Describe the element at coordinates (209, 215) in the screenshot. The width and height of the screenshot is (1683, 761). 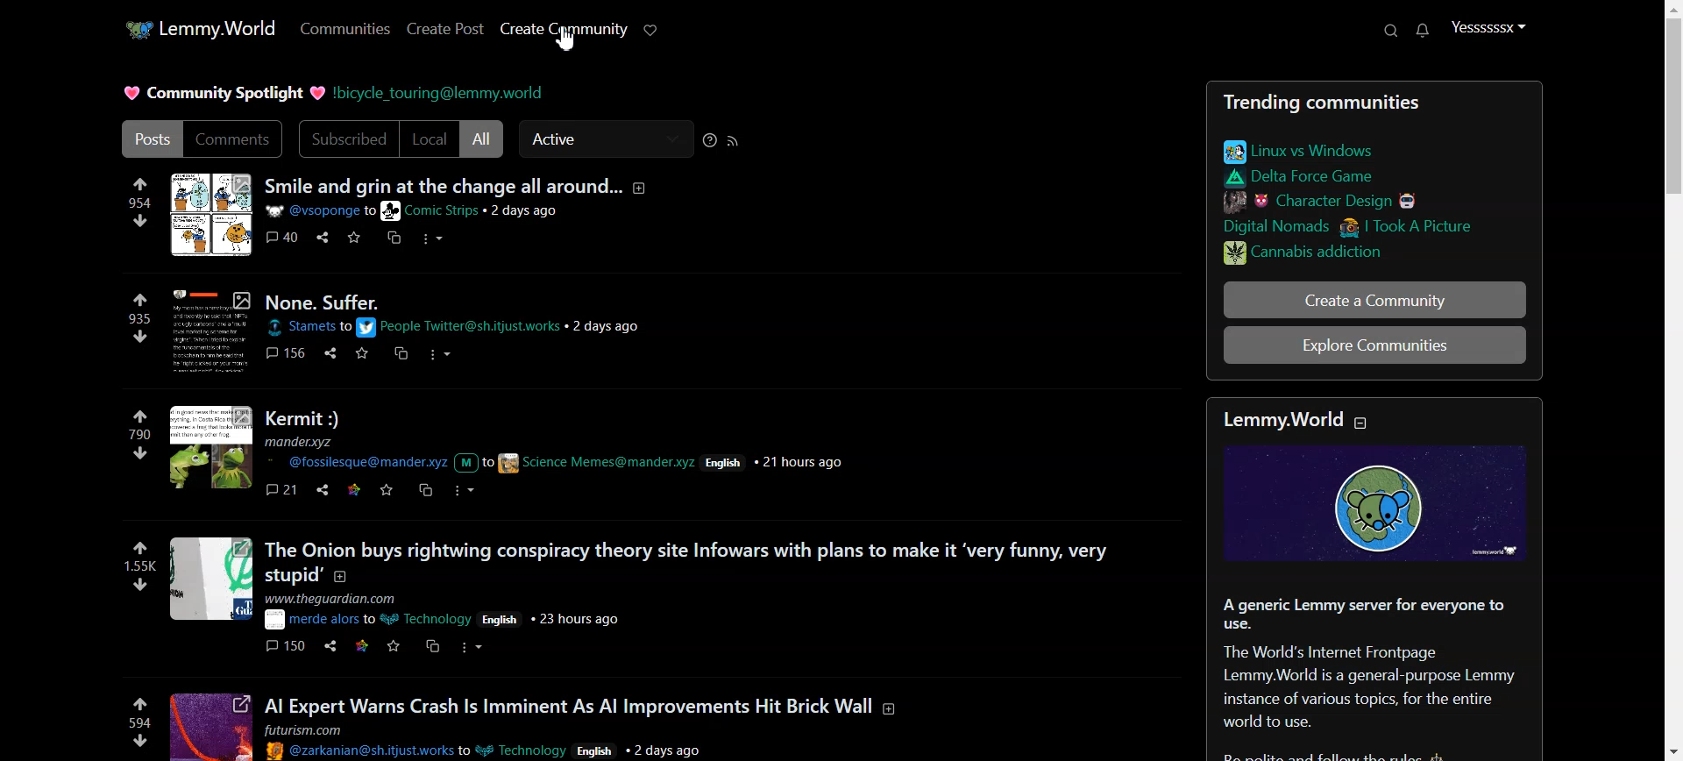
I see `mage` at that location.